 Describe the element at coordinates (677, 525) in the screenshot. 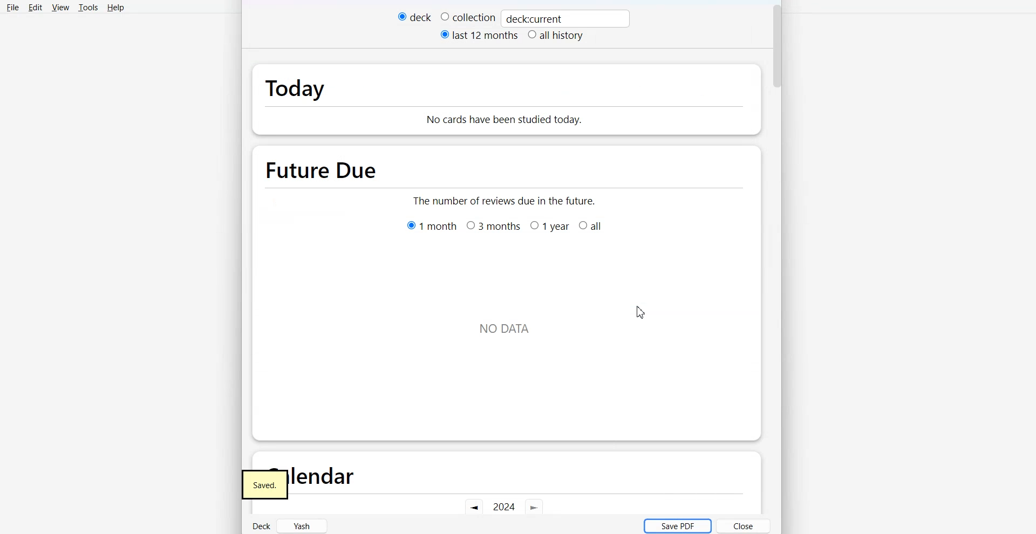

I see `Save PDF` at that location.